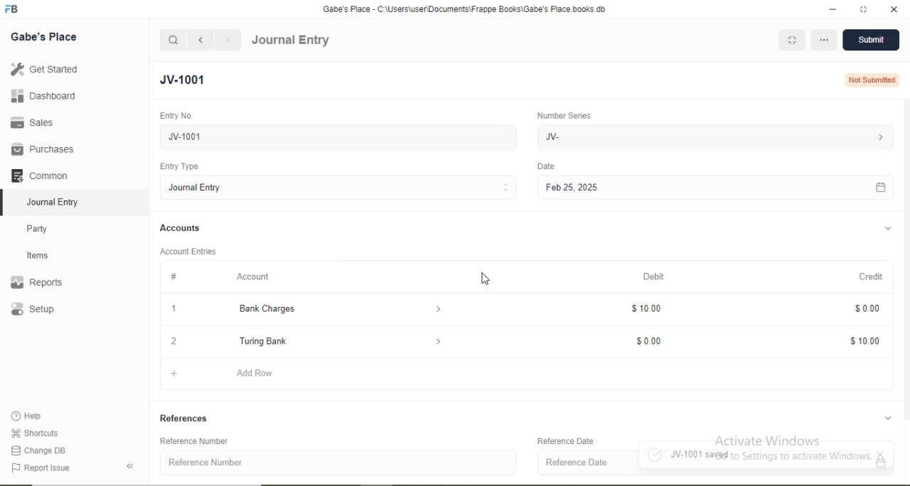  What do you see at coordinates (175, 276) in the screenshot?
I see `#` at bounding box center [175, 276].